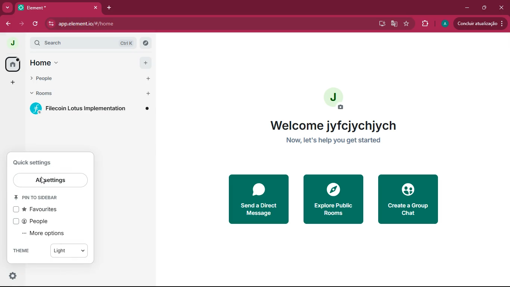  What do you see at coordinates (146, 62) in the screenshot?
I see `add` at bounding box center [146, 62].